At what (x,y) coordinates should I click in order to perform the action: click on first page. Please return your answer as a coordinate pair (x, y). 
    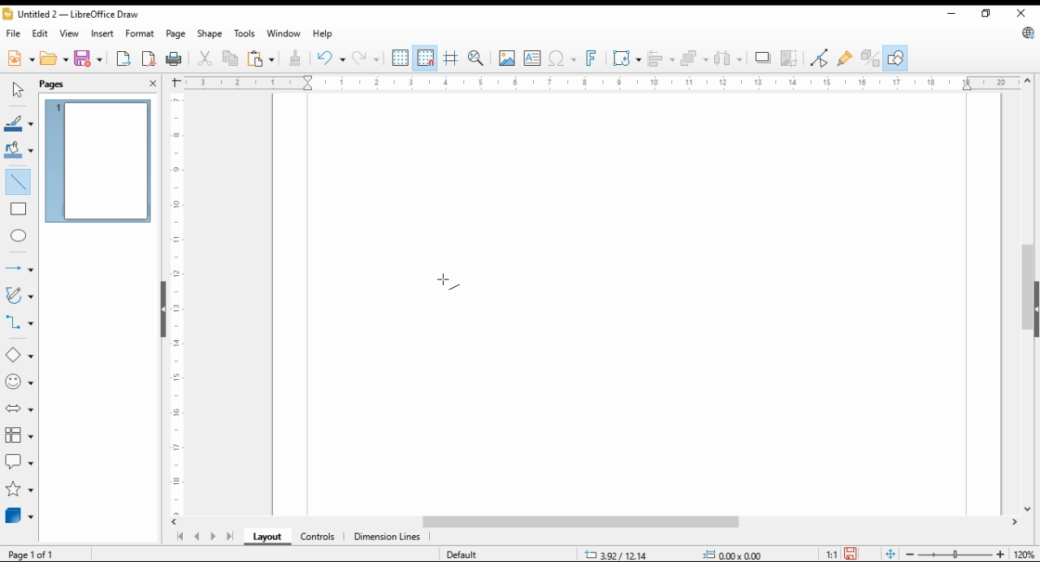
    Looking at the image, I should click on (179, 537).